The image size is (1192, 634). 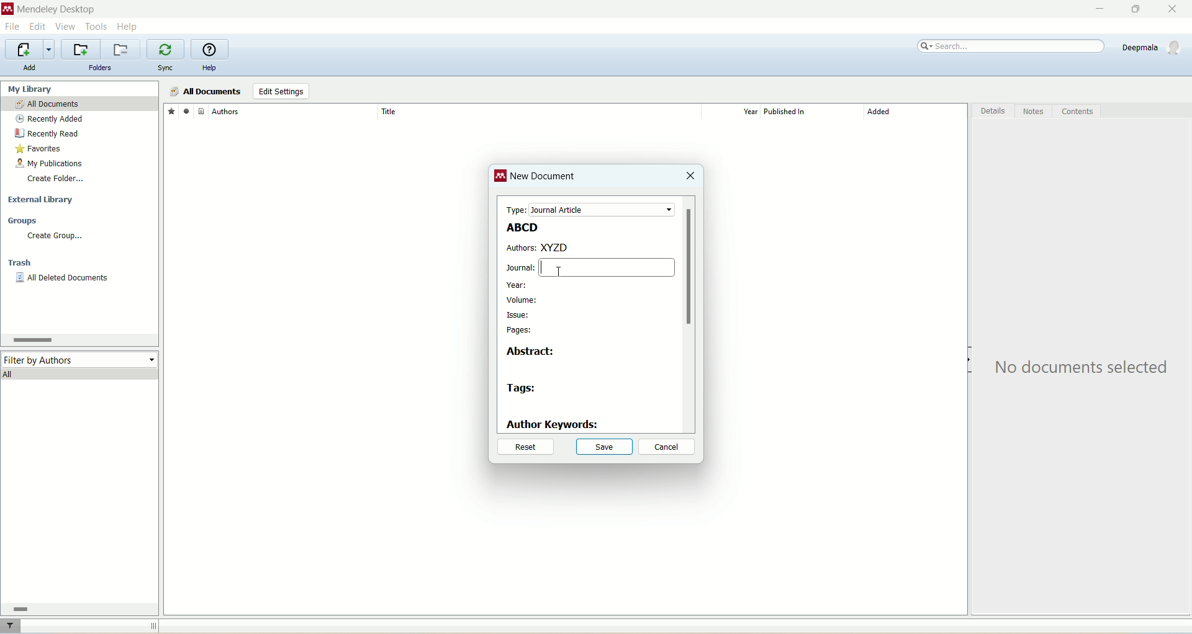 What do you see at coordinates (79, 104) in the screenshot?
I see `all documents` at bounding box center [79, 104].